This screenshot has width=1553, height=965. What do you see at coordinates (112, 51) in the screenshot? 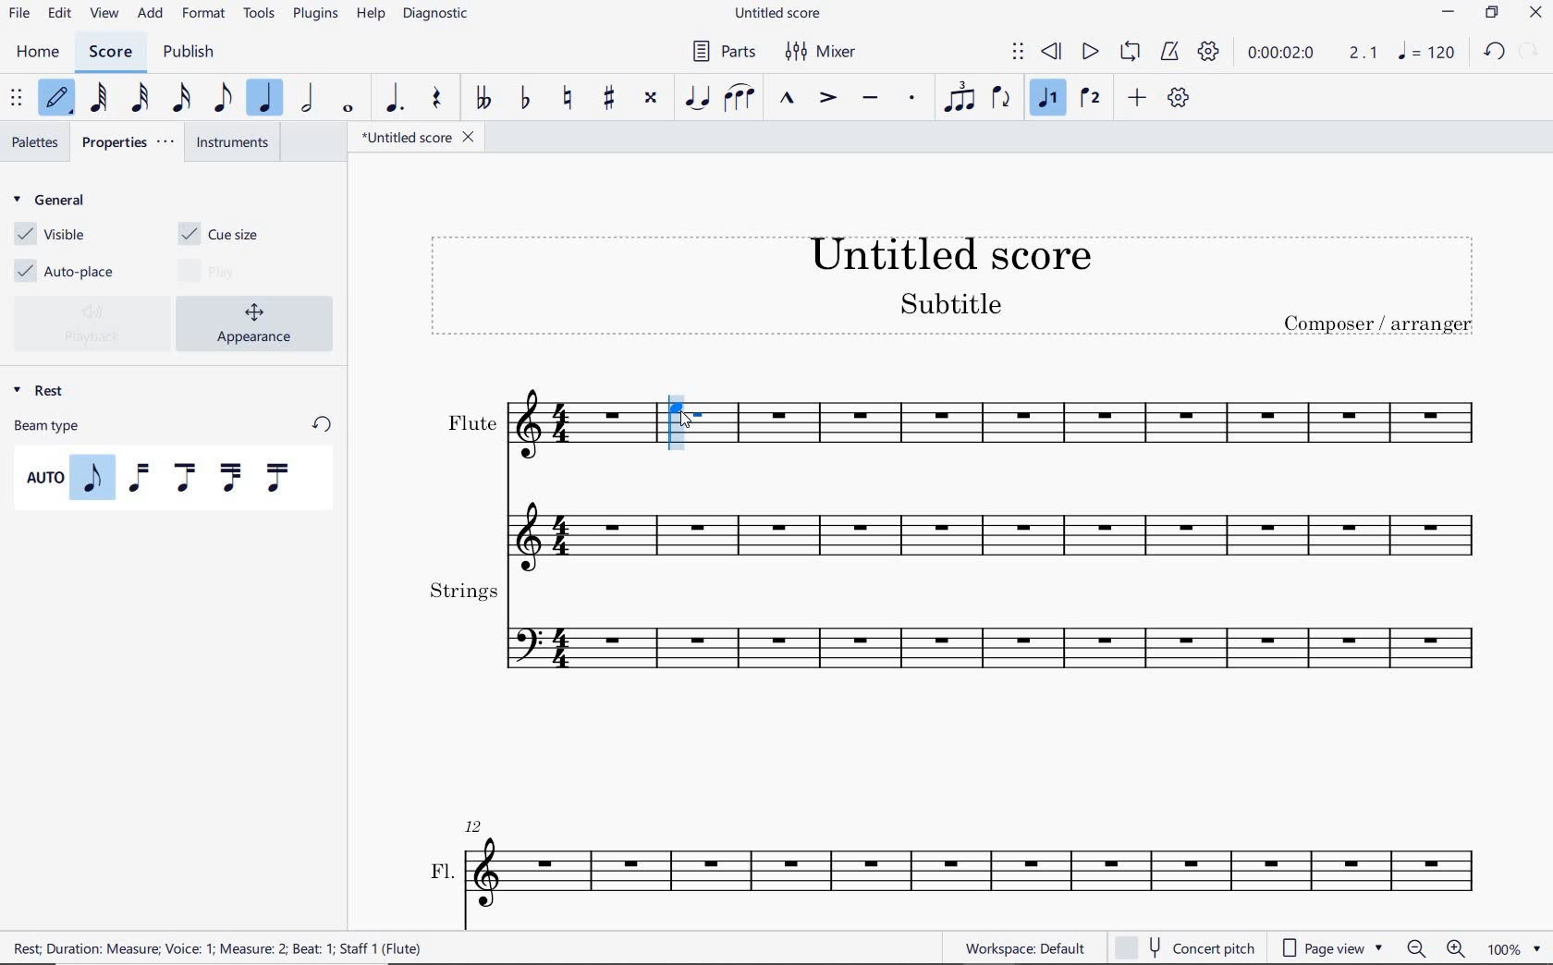
I see `SCORE` at bounding box center [112, 51].